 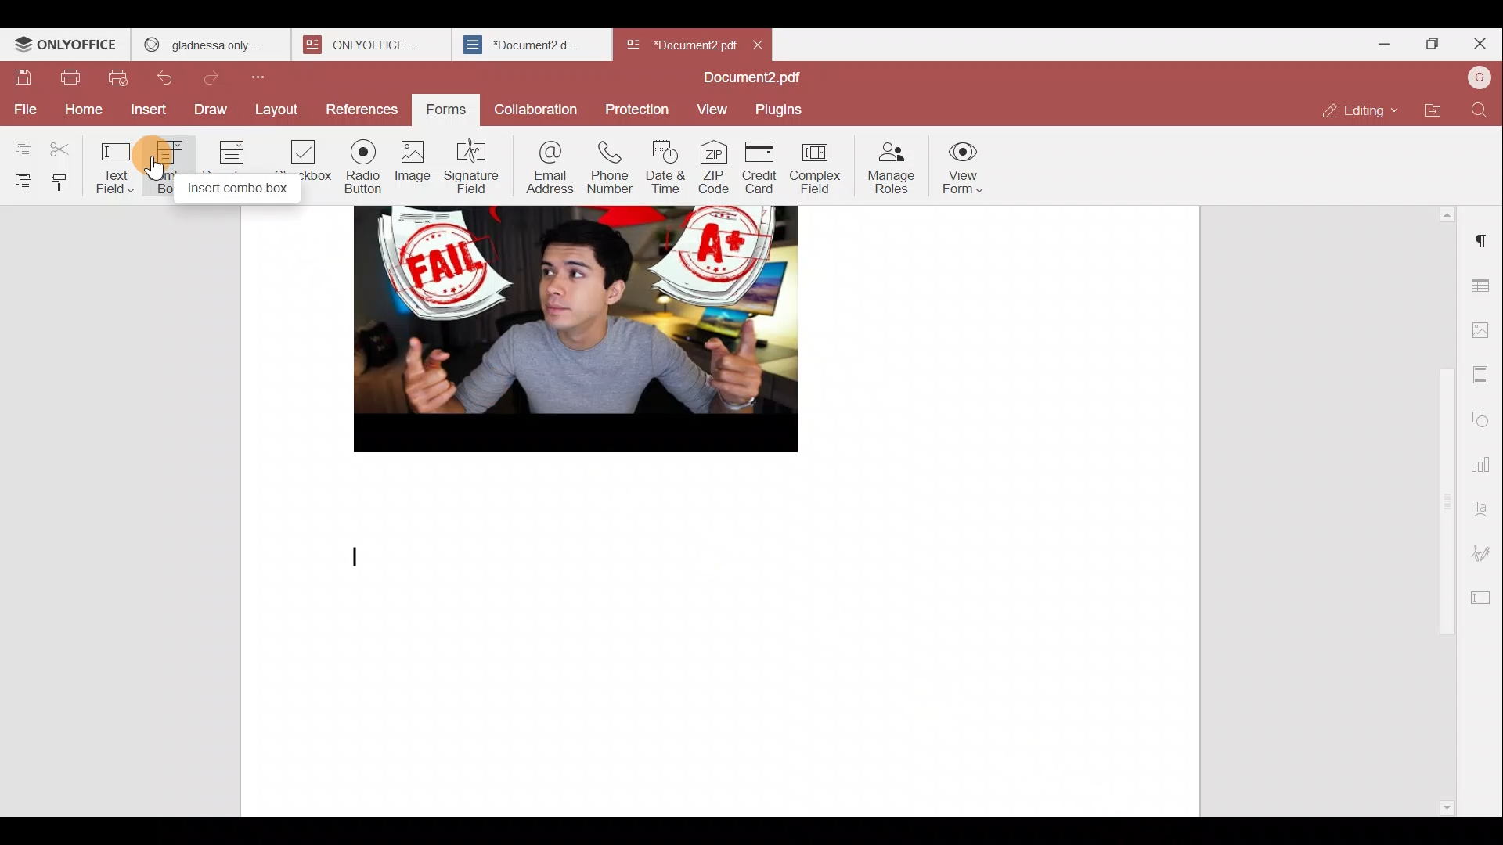 I want to click on Close, so click(x=760, y=42).